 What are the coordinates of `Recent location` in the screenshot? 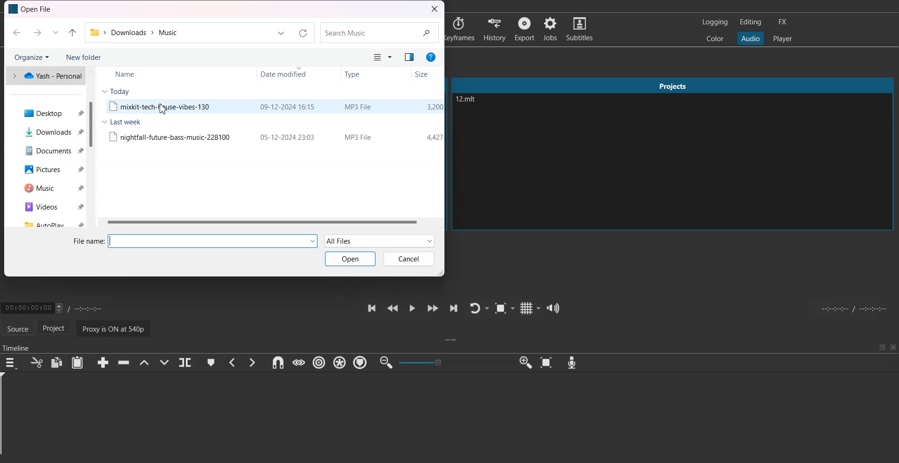 It's located at (55, 33).